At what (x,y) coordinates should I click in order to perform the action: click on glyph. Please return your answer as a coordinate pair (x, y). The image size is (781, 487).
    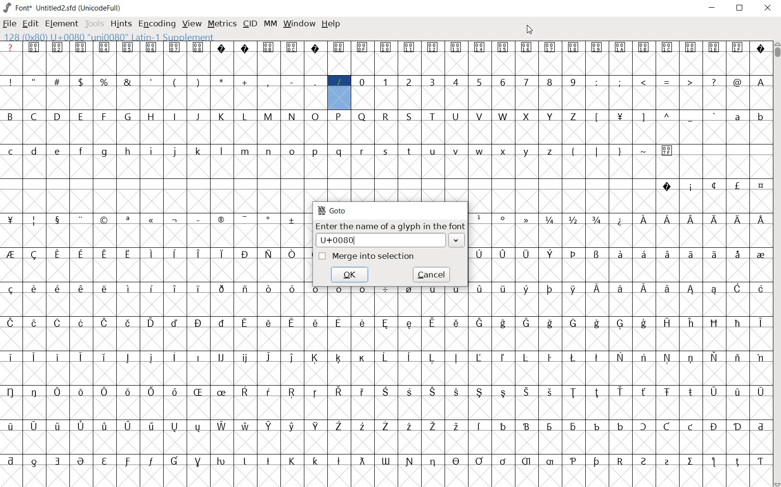
    Looking at the image, I should click on (128, 255).